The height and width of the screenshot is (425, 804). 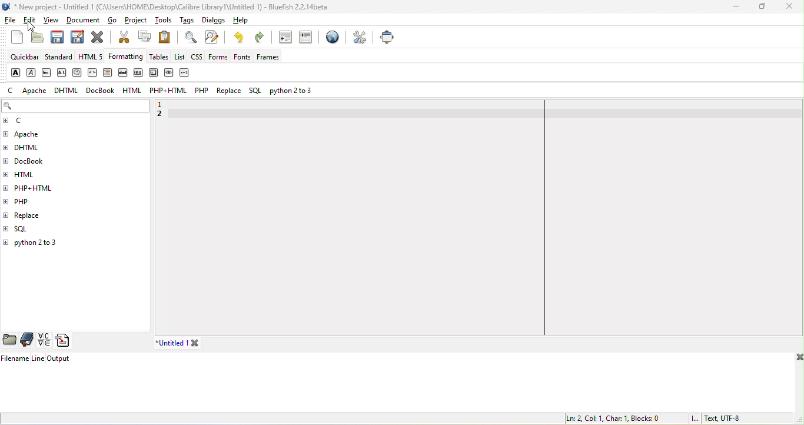 I want to click on html, so click(x=131, y=90).